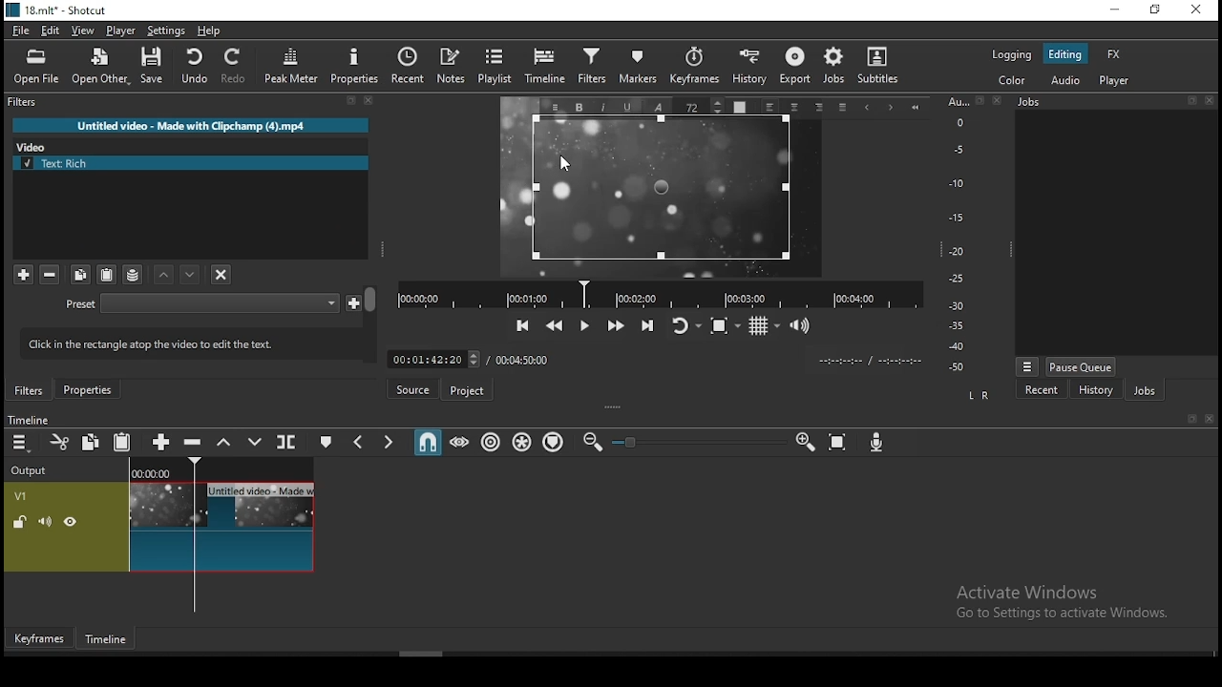 The height and width of the screenshot is (687, 1222). What do you see at coordinates (1043, 389) in the screenshot?
I see `recent` at bounding box center [1043, 389].